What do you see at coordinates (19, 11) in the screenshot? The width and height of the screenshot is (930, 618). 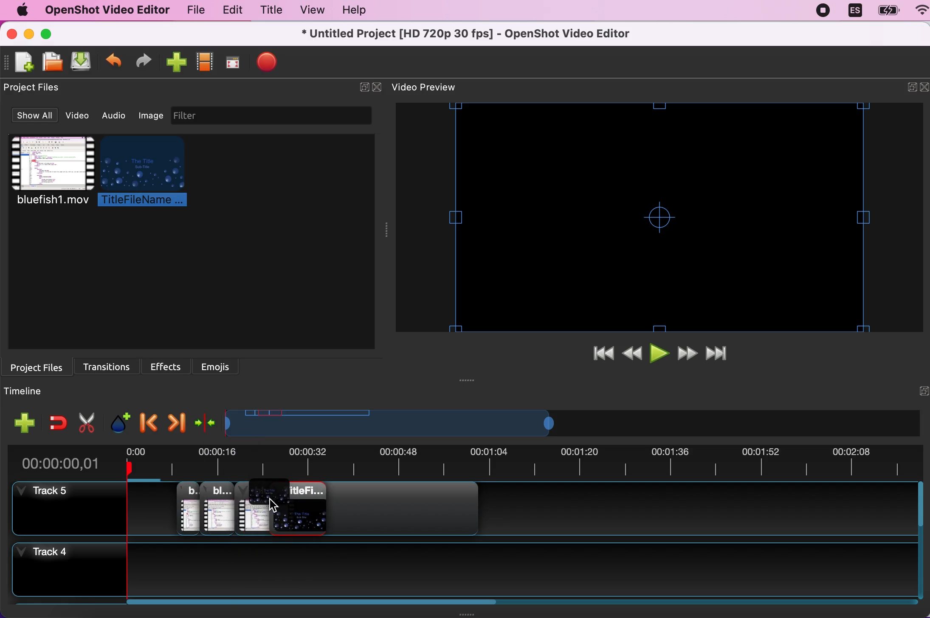 I see `mac logo` at bounding box center [19, 11].